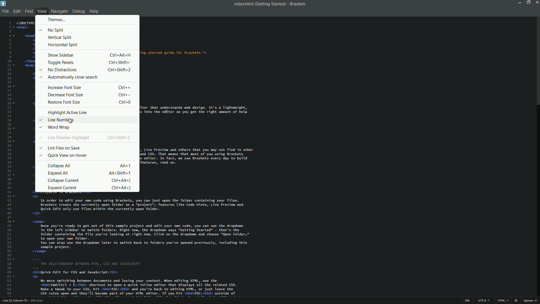 The image size is (540, 304). I want to click on edit, so click(17, 11).